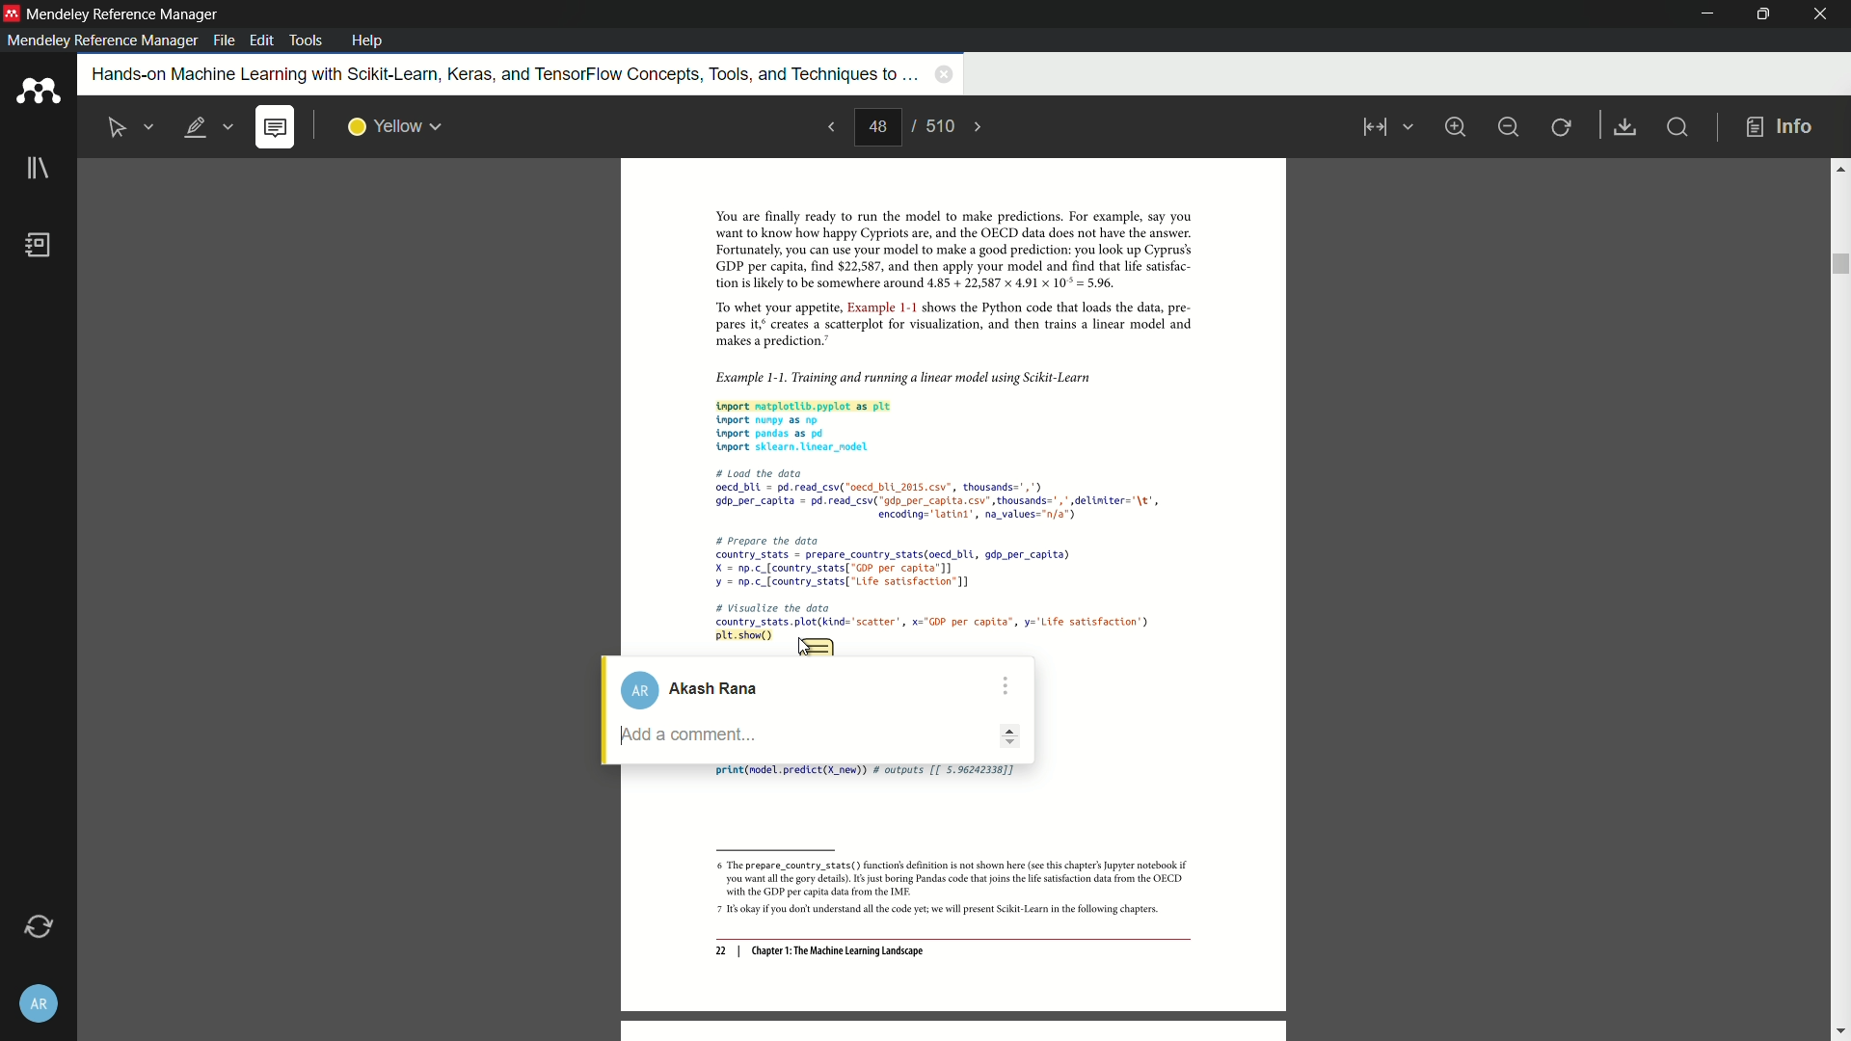  I want to click on mendeley reference manager, so click(102, 40).